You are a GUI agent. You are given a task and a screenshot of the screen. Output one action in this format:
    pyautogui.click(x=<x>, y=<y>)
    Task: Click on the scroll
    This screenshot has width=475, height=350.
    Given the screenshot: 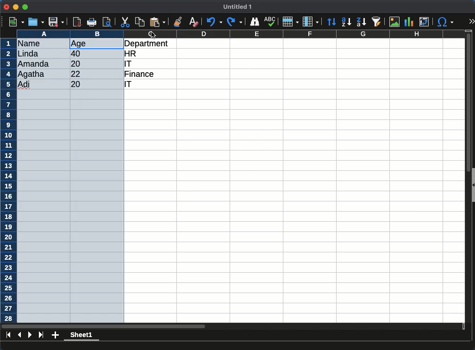 What is the action you would take?
    pyautogui.click(x=465, y=179)
    